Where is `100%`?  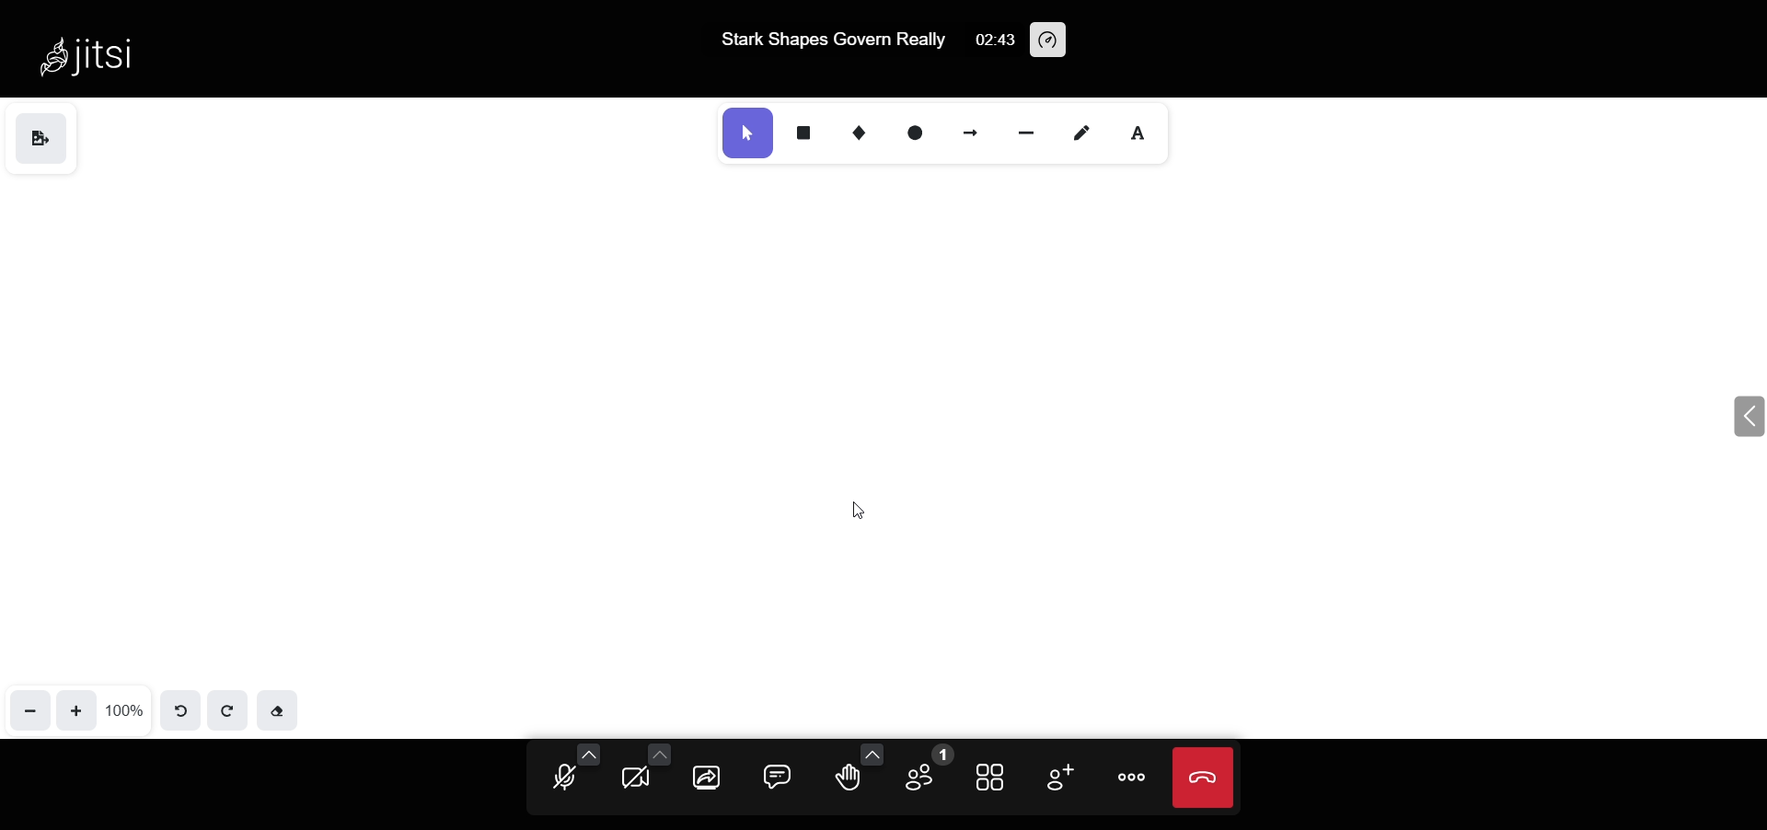 100% is located at coordinates (125, 709).